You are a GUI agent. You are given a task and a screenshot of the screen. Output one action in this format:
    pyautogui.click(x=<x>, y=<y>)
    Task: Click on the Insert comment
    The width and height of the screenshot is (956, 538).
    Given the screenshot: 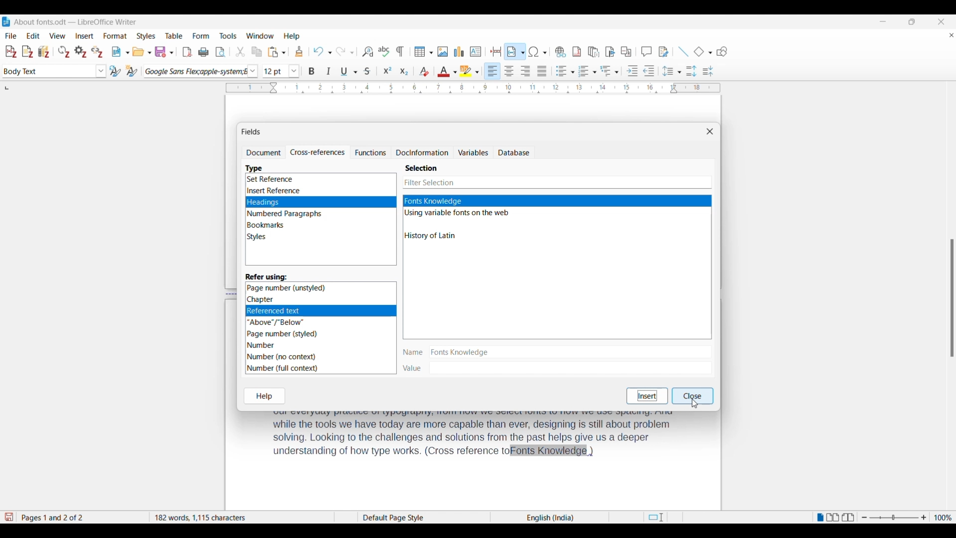 What is the action you would take?
    pyautogui.click(x=646, y=51)
    